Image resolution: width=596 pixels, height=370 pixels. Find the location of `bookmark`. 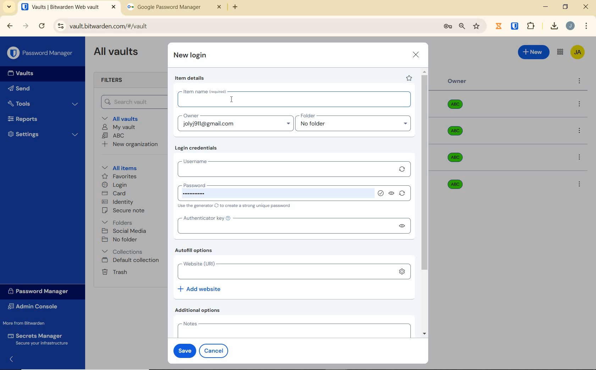

bookmark is located at coordinates (477, 26).